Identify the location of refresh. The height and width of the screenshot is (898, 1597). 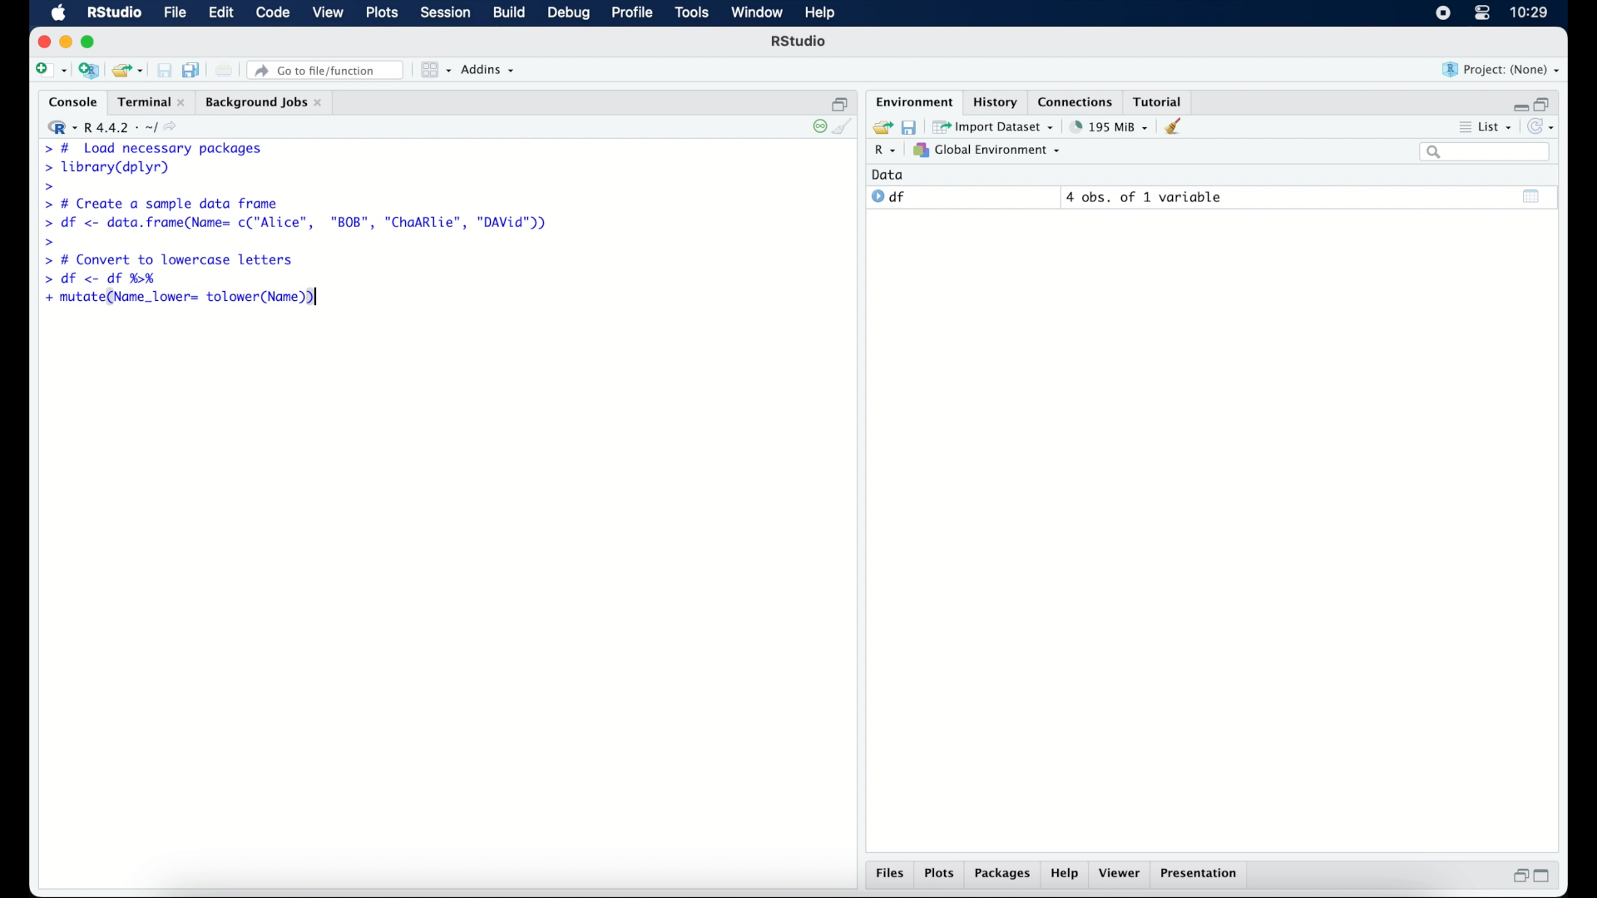
(1544, 128).